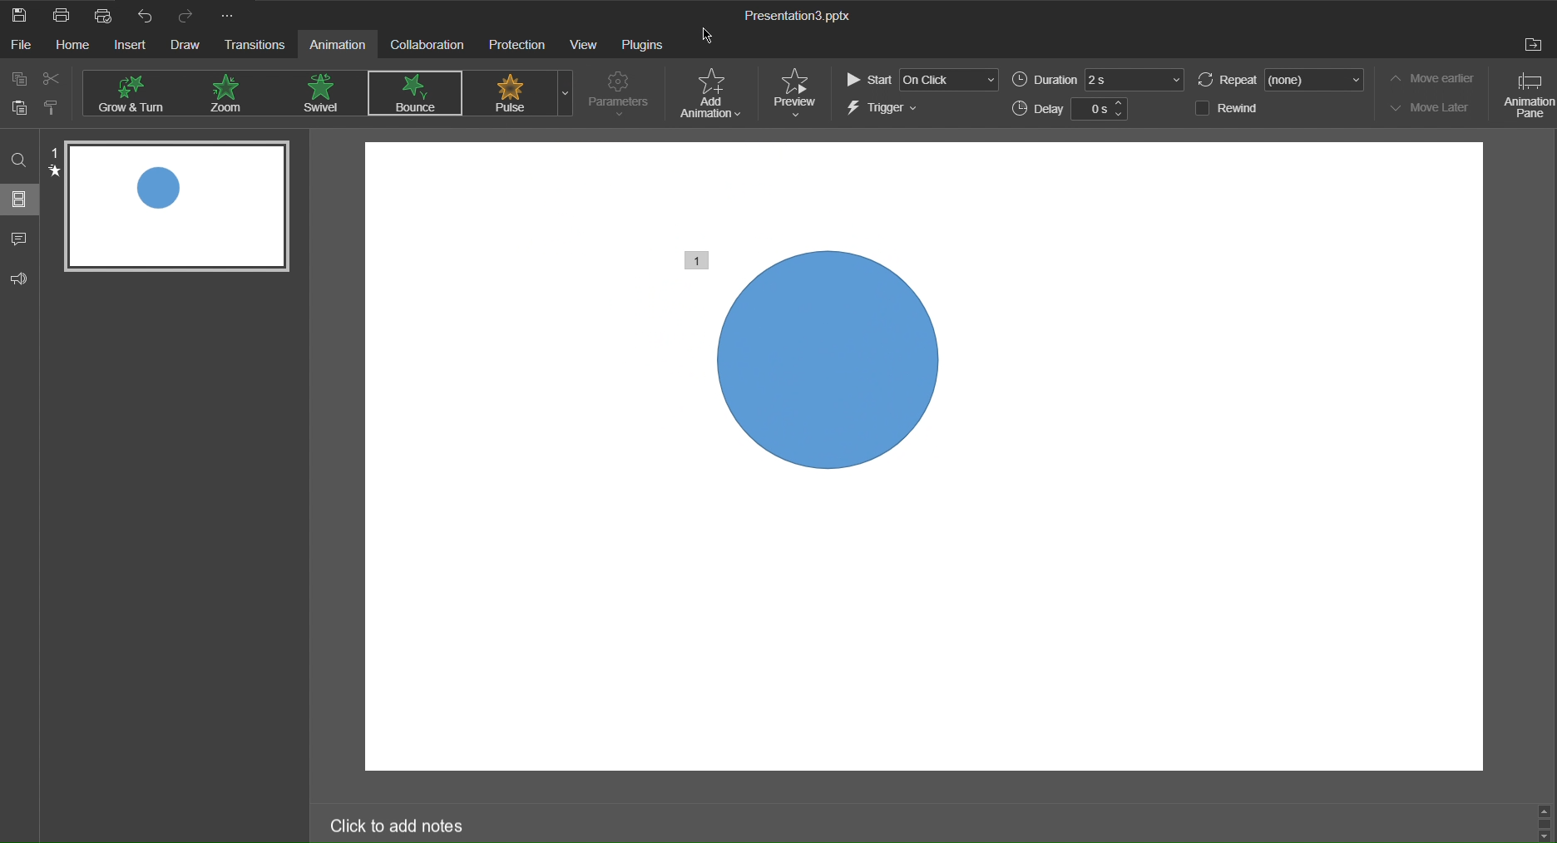 The height and width of the screenshot is (843, 1557). What do you see at coordinates (823, 358) in the screenshot?
I see `Animation added` at bounding box center [823, 358].